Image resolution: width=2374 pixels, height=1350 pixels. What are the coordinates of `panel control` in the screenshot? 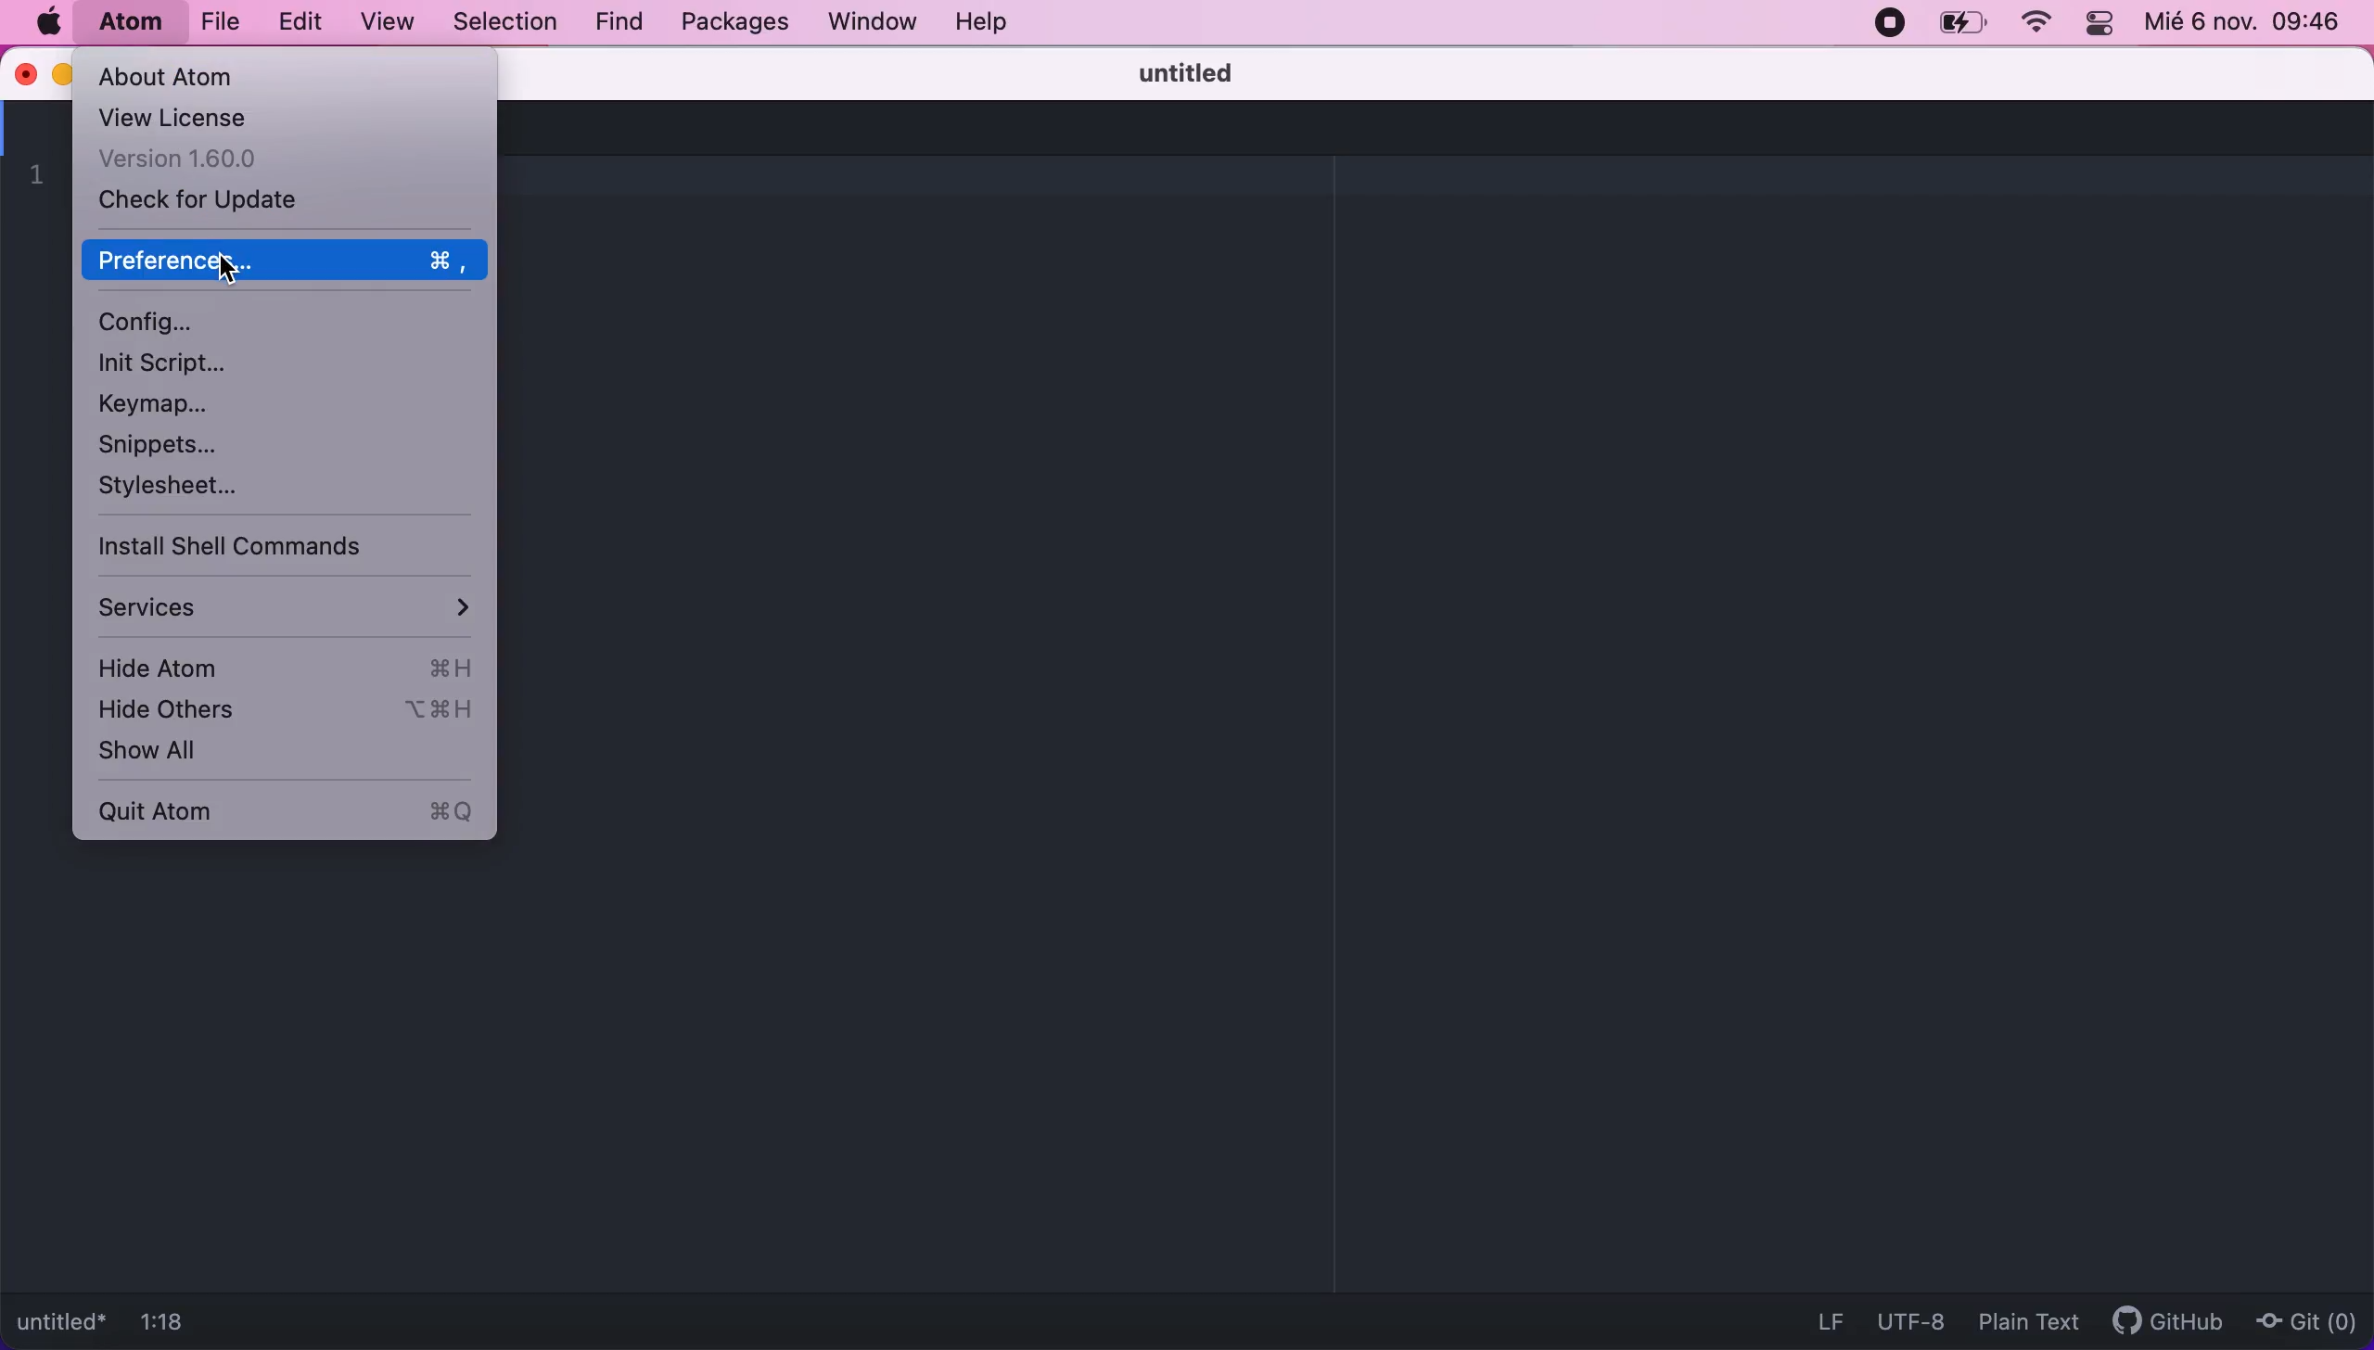 It's located at (2102, 24).